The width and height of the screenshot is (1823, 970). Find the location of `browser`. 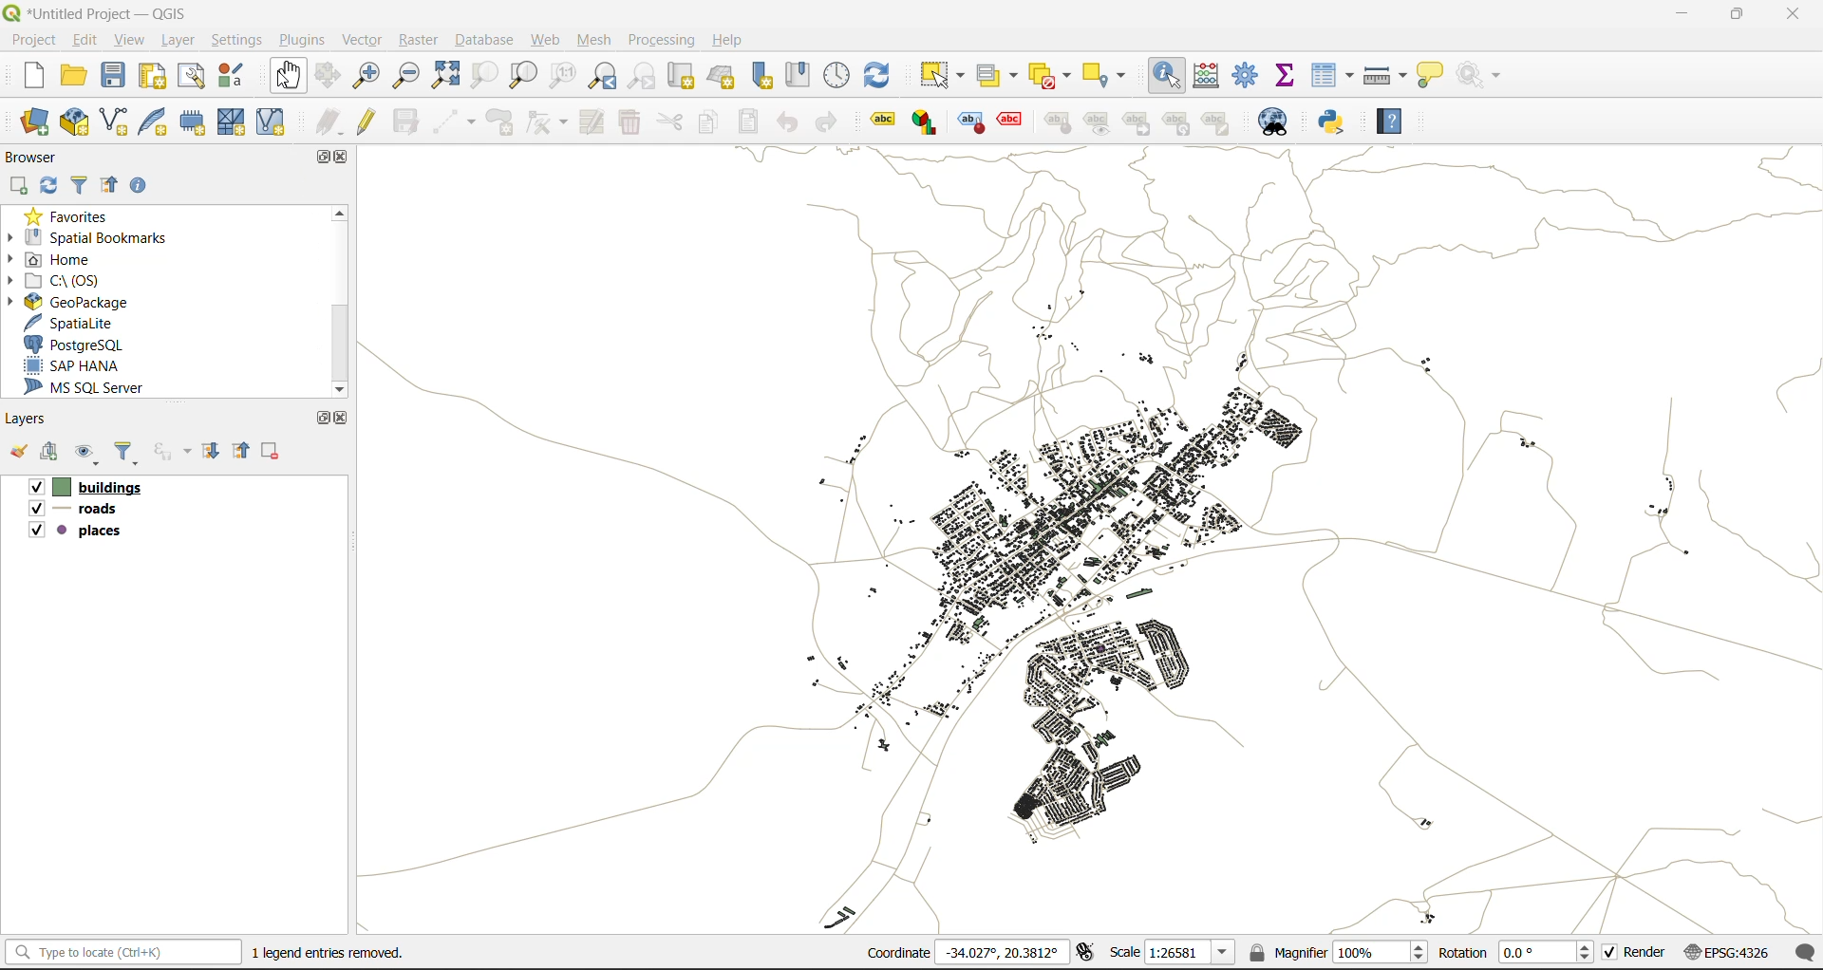

browser is located at coordinates (34, 155).